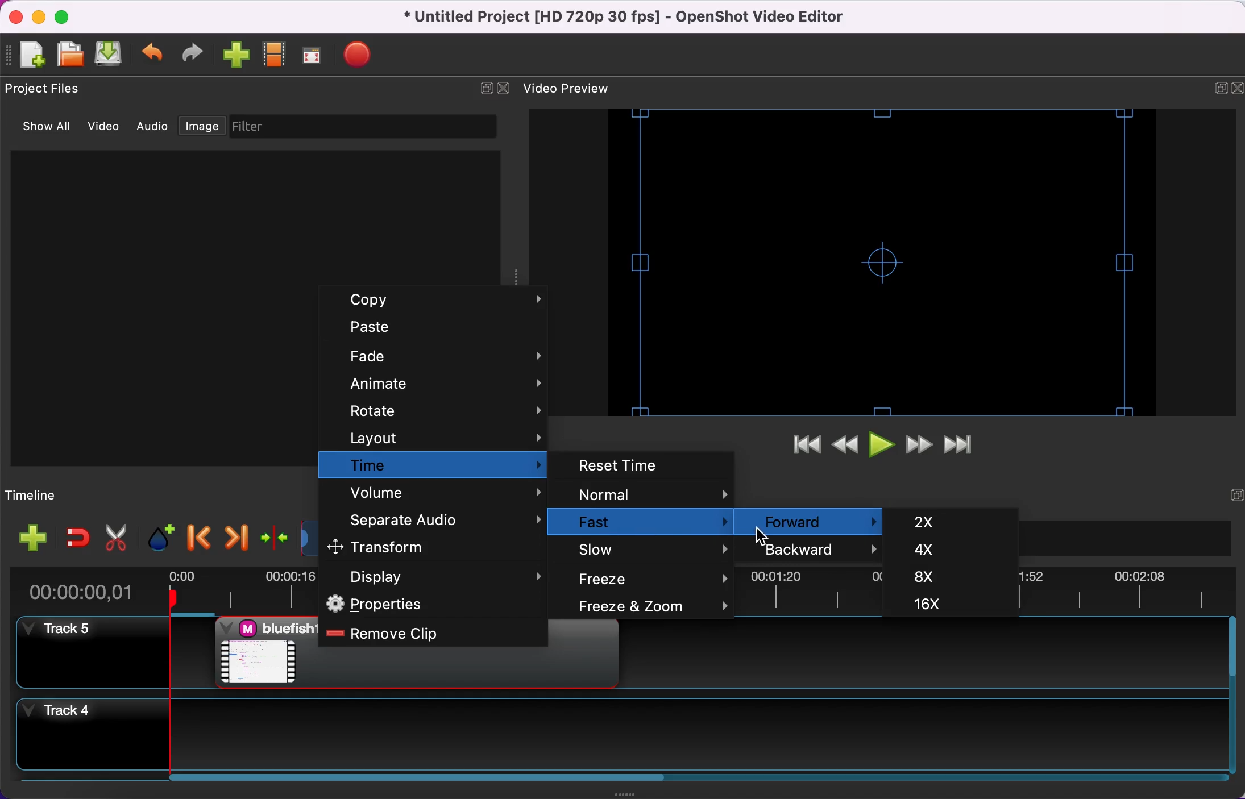  I want to click on cut, so click(116, 537).